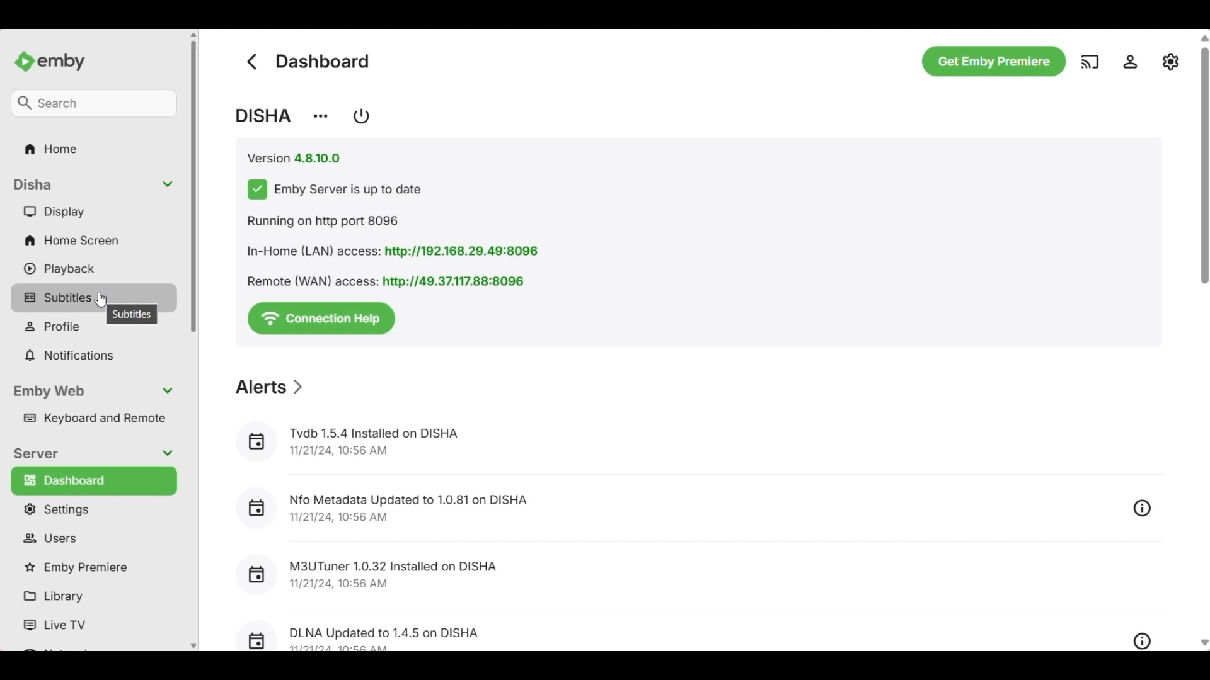  What do you see at coordinates (96, 539) in the screenshot?
I see `Users` at bounding box center [96, 539].